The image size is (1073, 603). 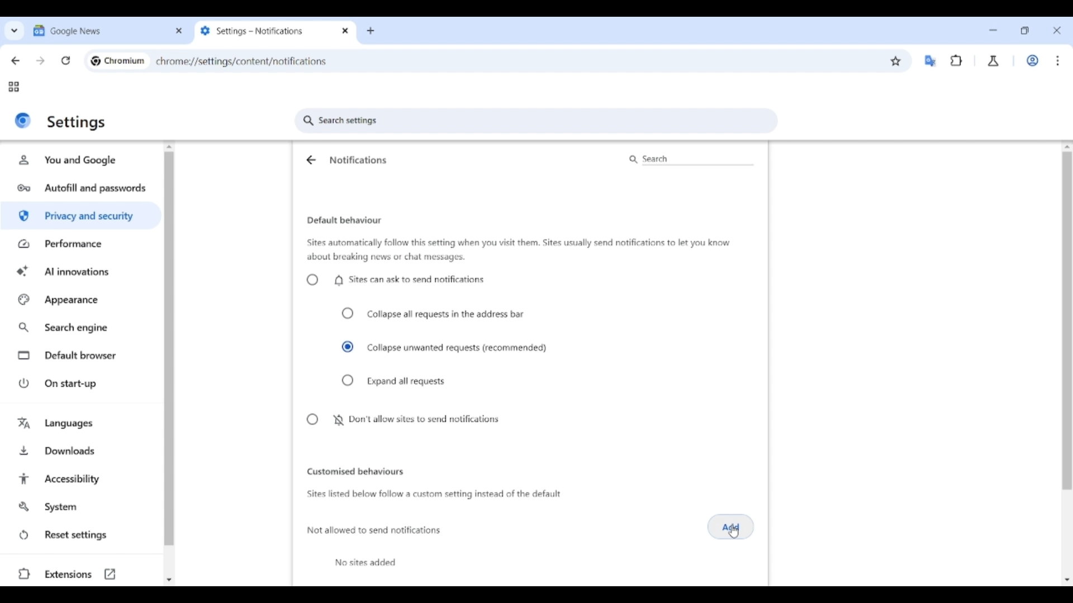 I want to click on Search notifications, so click(x=690, y=159).